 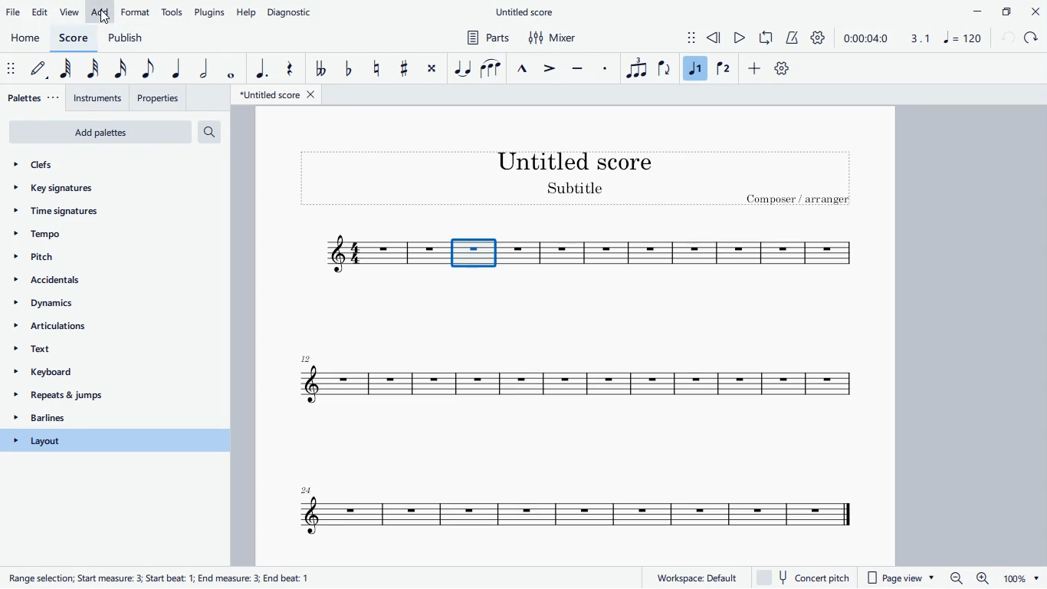 What do you see at coordinates (294, 10) in the screenshot?
I see `diagnostic` at bounding box center [294, 10].